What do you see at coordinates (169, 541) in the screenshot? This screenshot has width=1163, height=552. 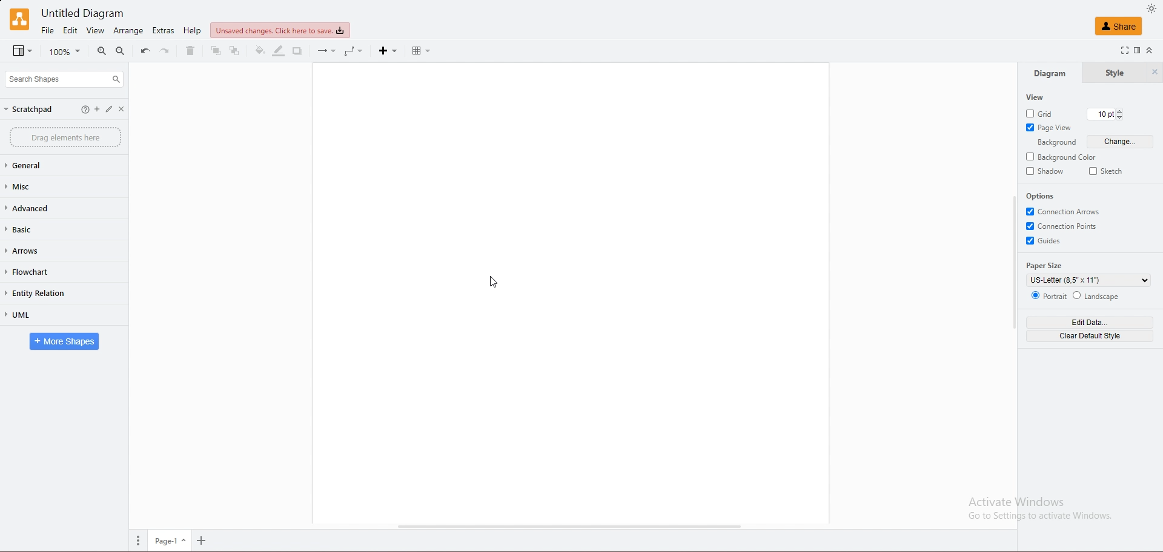 I see `page 1` at bounding box center [169, 541].